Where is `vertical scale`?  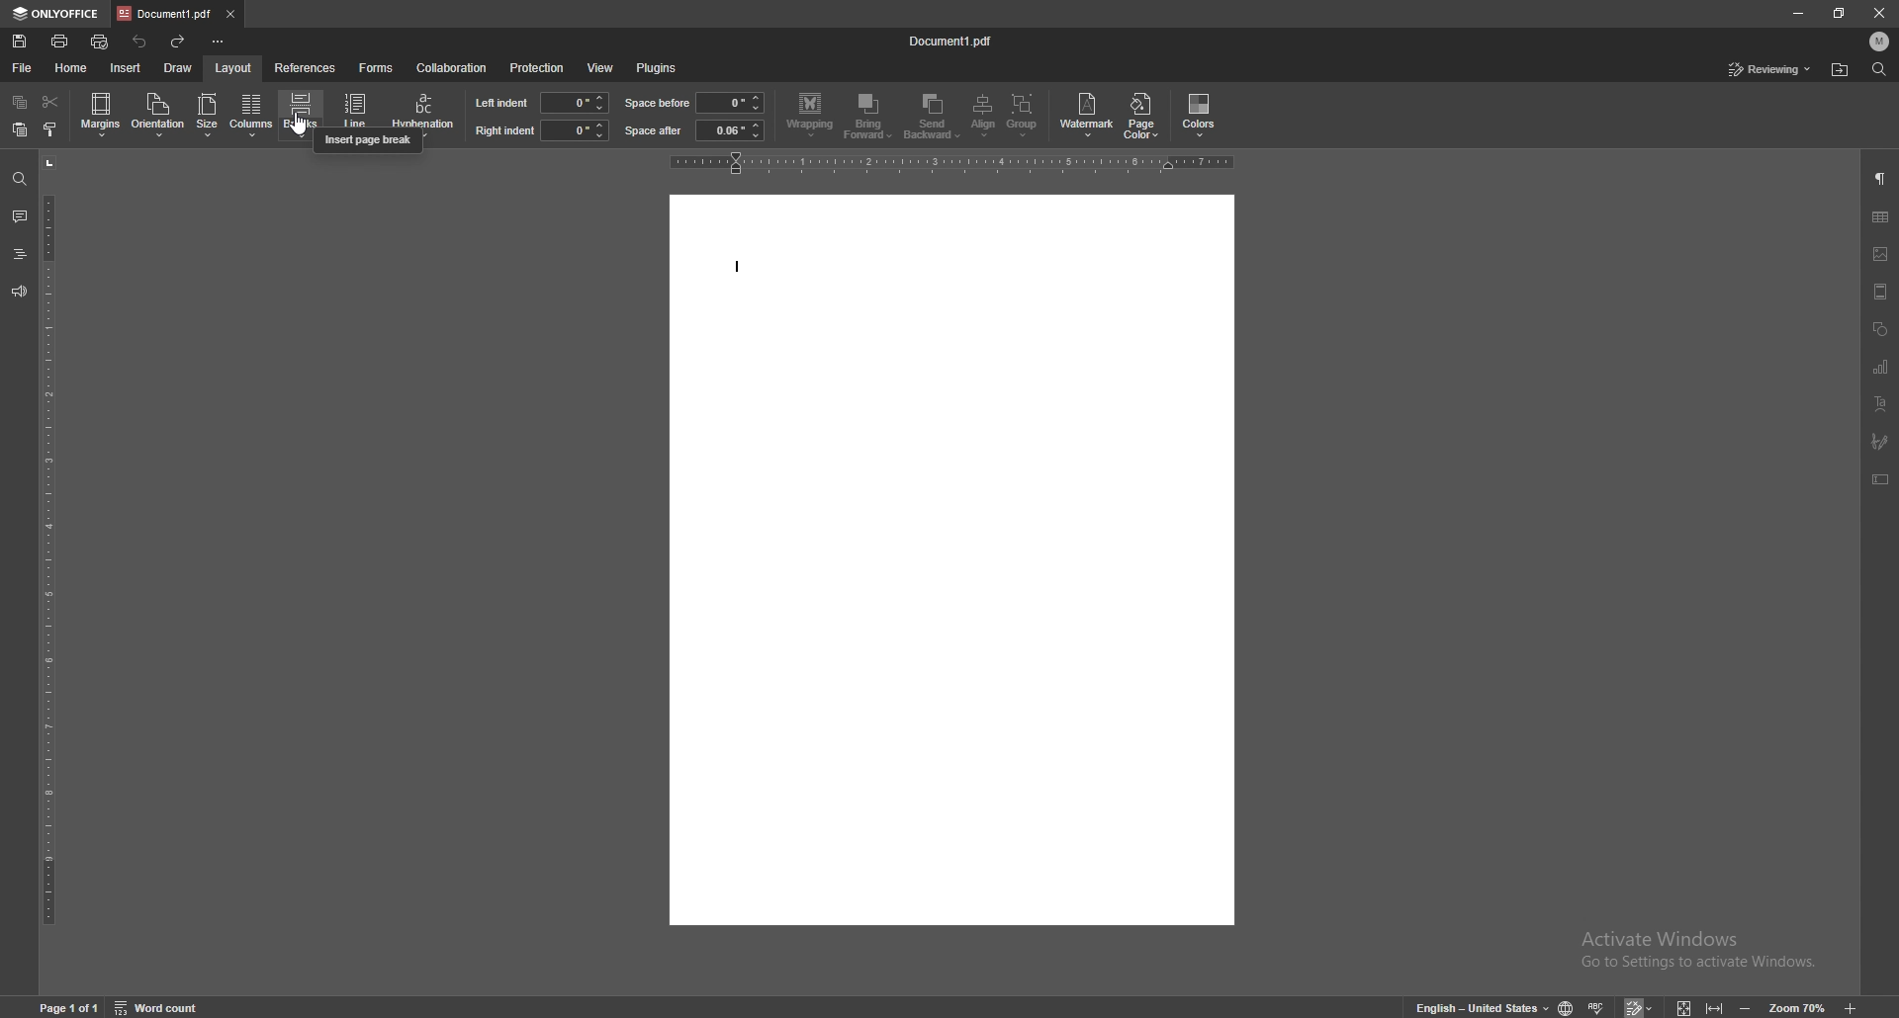 vertical scale is located at coordinates (45, 540).